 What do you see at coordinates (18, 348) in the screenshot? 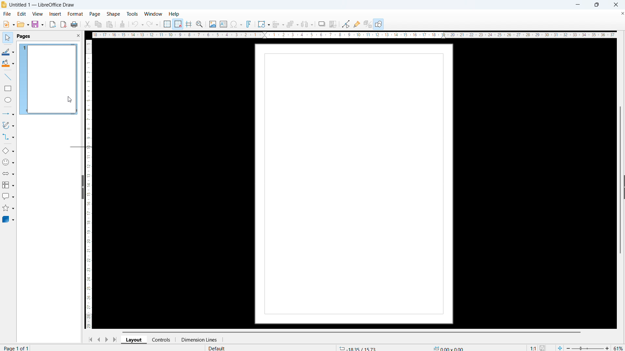
I see `page number` at bounding box center [18, 348].